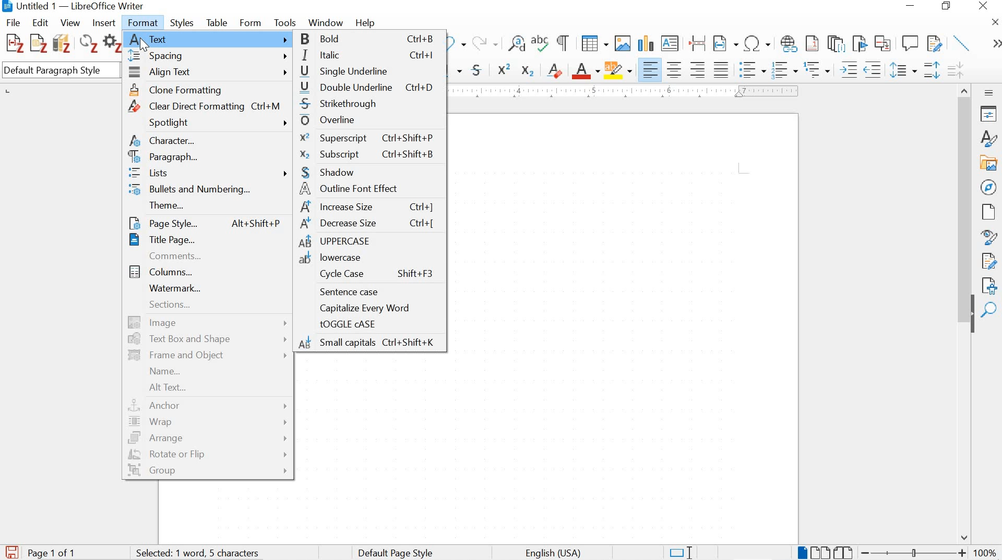 The width and height of the screenshot is (1002, 560). What do you see at coordinates (990, 310) in the screenshot?
I see `find` at bounding box center [990, 310].